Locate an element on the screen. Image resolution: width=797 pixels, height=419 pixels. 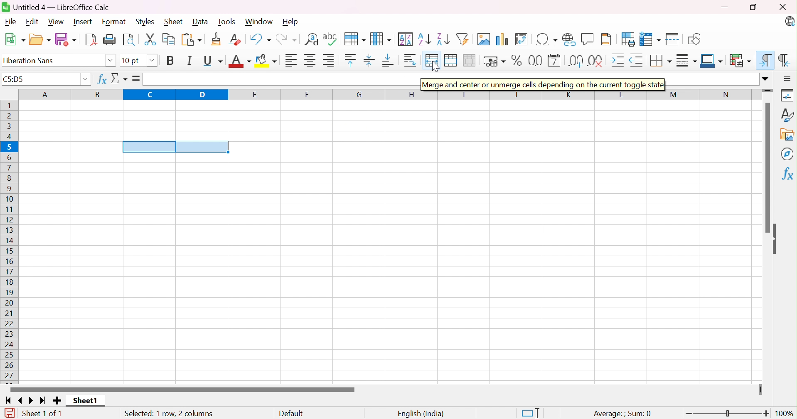
Export as PDF is located at coordinates (92, 39).